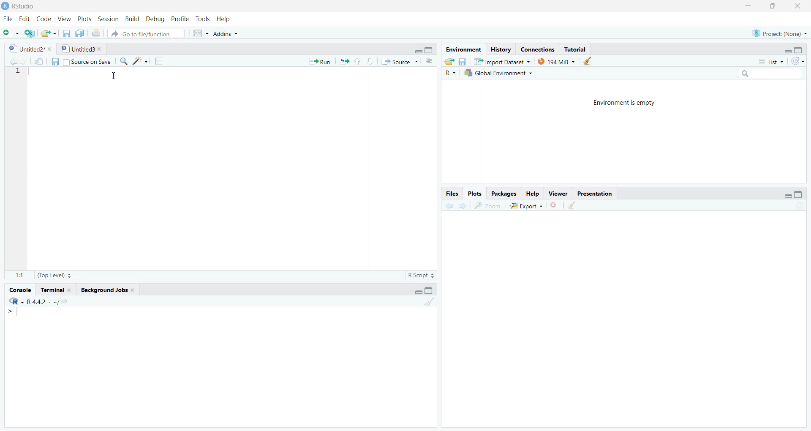 This screenshot has height=431, width=811. What do you see at coordinates (109, 291) in the screenshot?
I see `Background Jobs` at bounding box center [109, 291].